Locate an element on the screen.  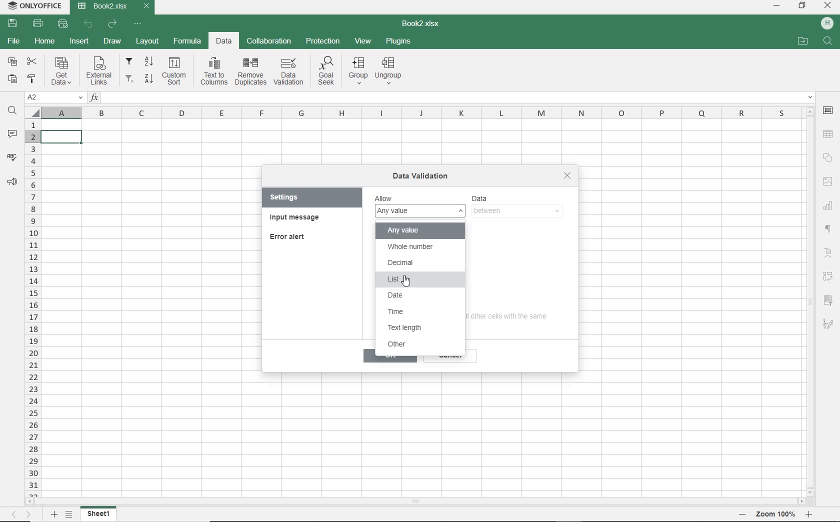
text length is located at coordinates (408, 328).